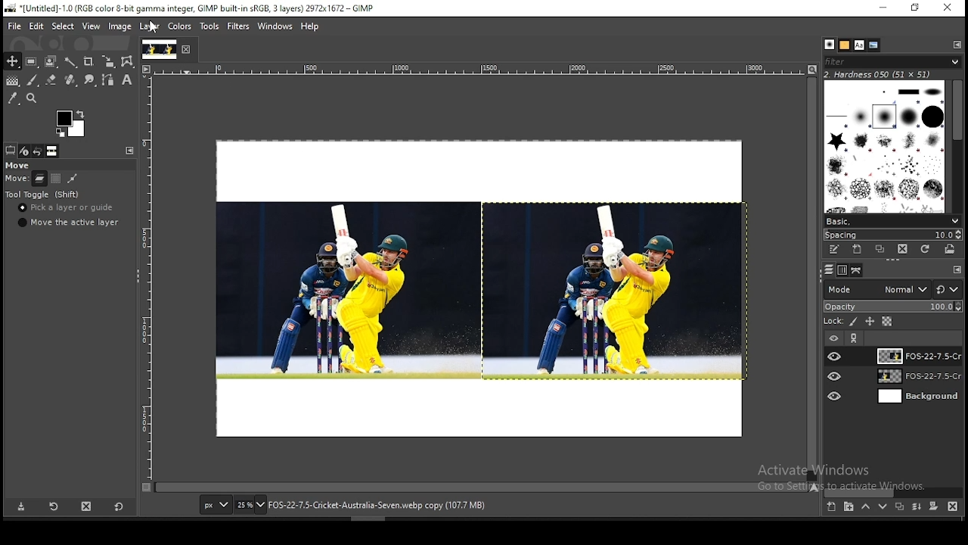 The width and height of the screenshot is (968, 545). Describe the element at coordinates (38, 26) in the screenshot. I see `edit` at that location.